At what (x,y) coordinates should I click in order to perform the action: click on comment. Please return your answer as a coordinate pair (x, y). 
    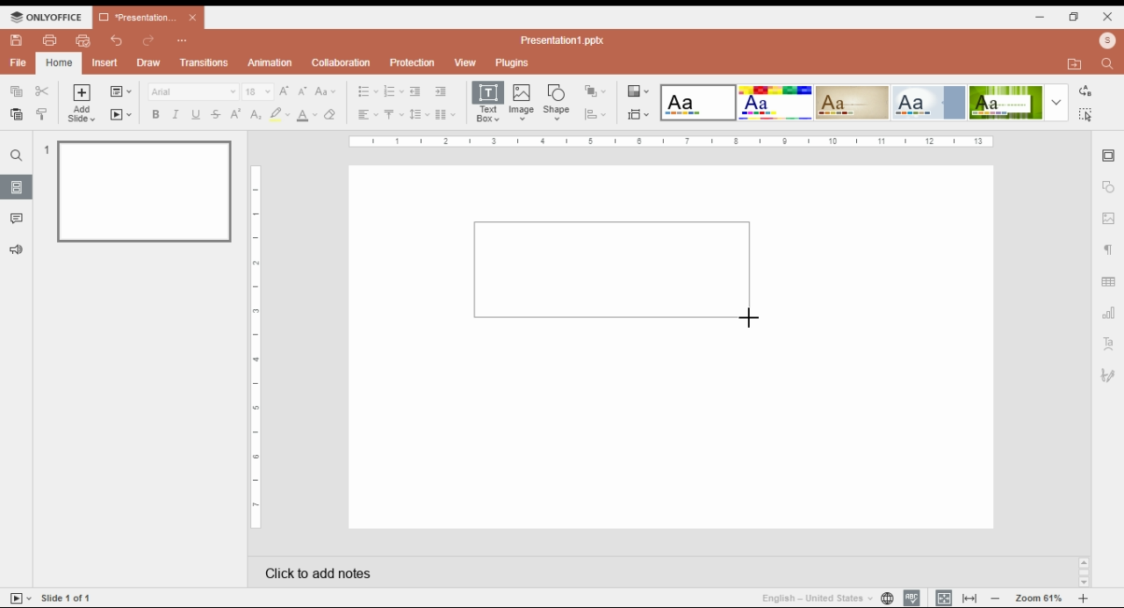
    Looking at the image, I should click on (18, 220).